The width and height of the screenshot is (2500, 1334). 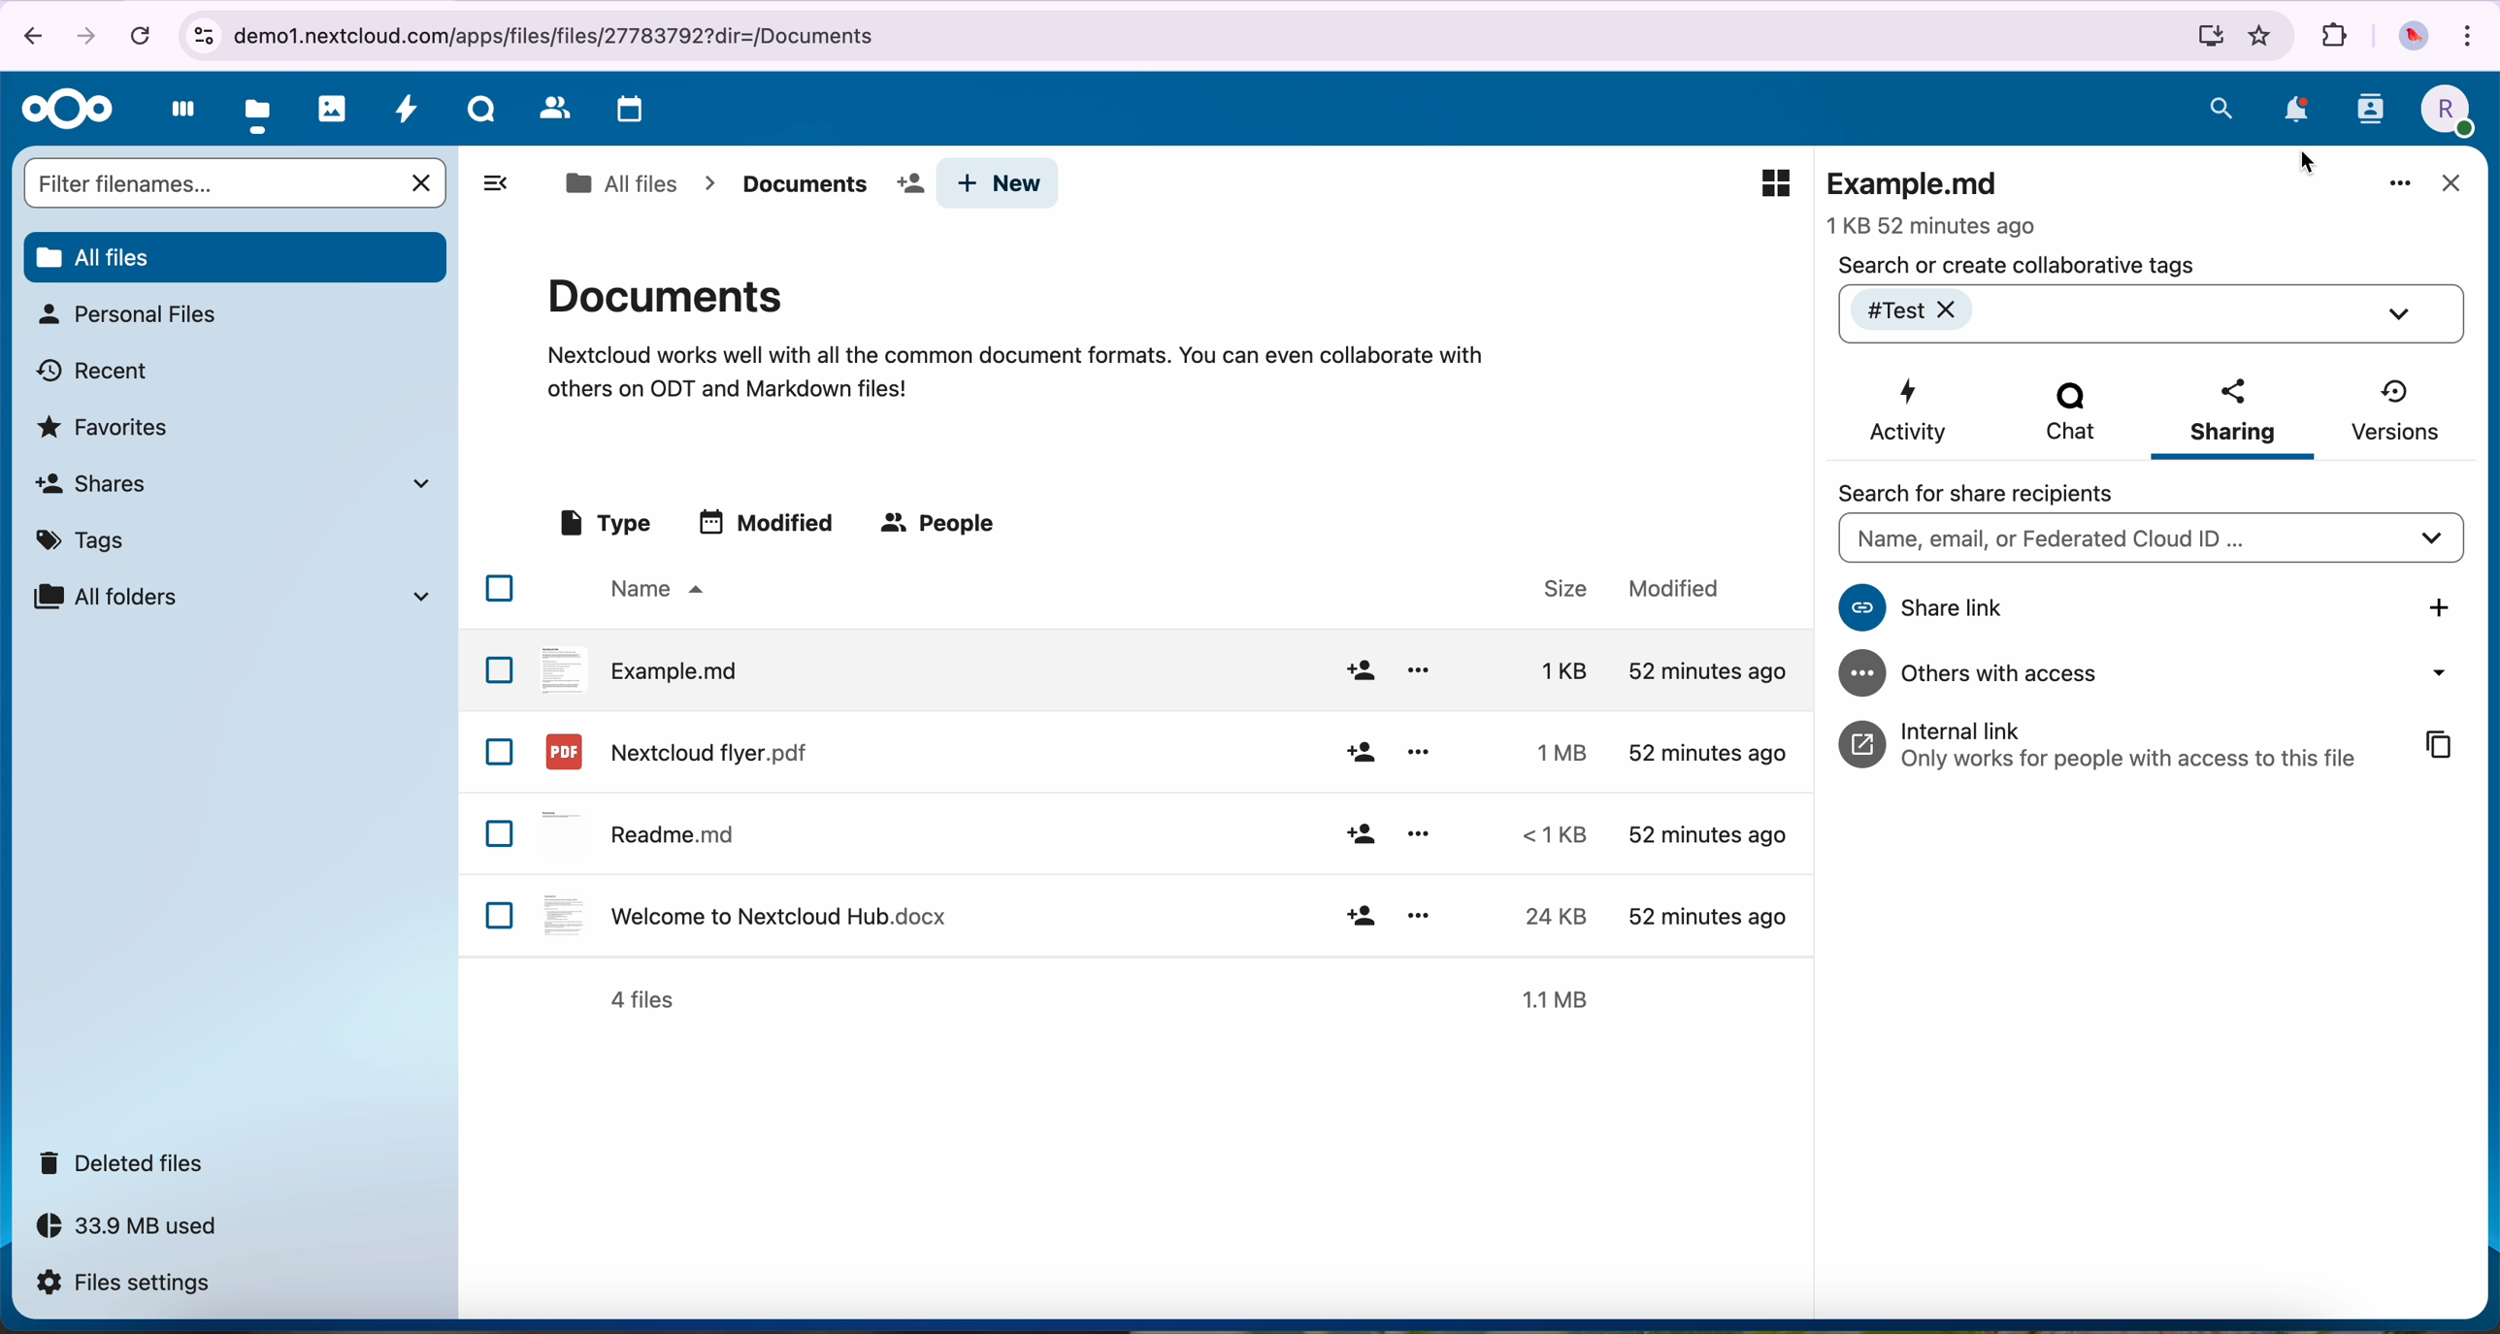 What do you see at coordinates (25, 34) in the screenshot?
I see `navigate back` at bounding box center [25, 34].